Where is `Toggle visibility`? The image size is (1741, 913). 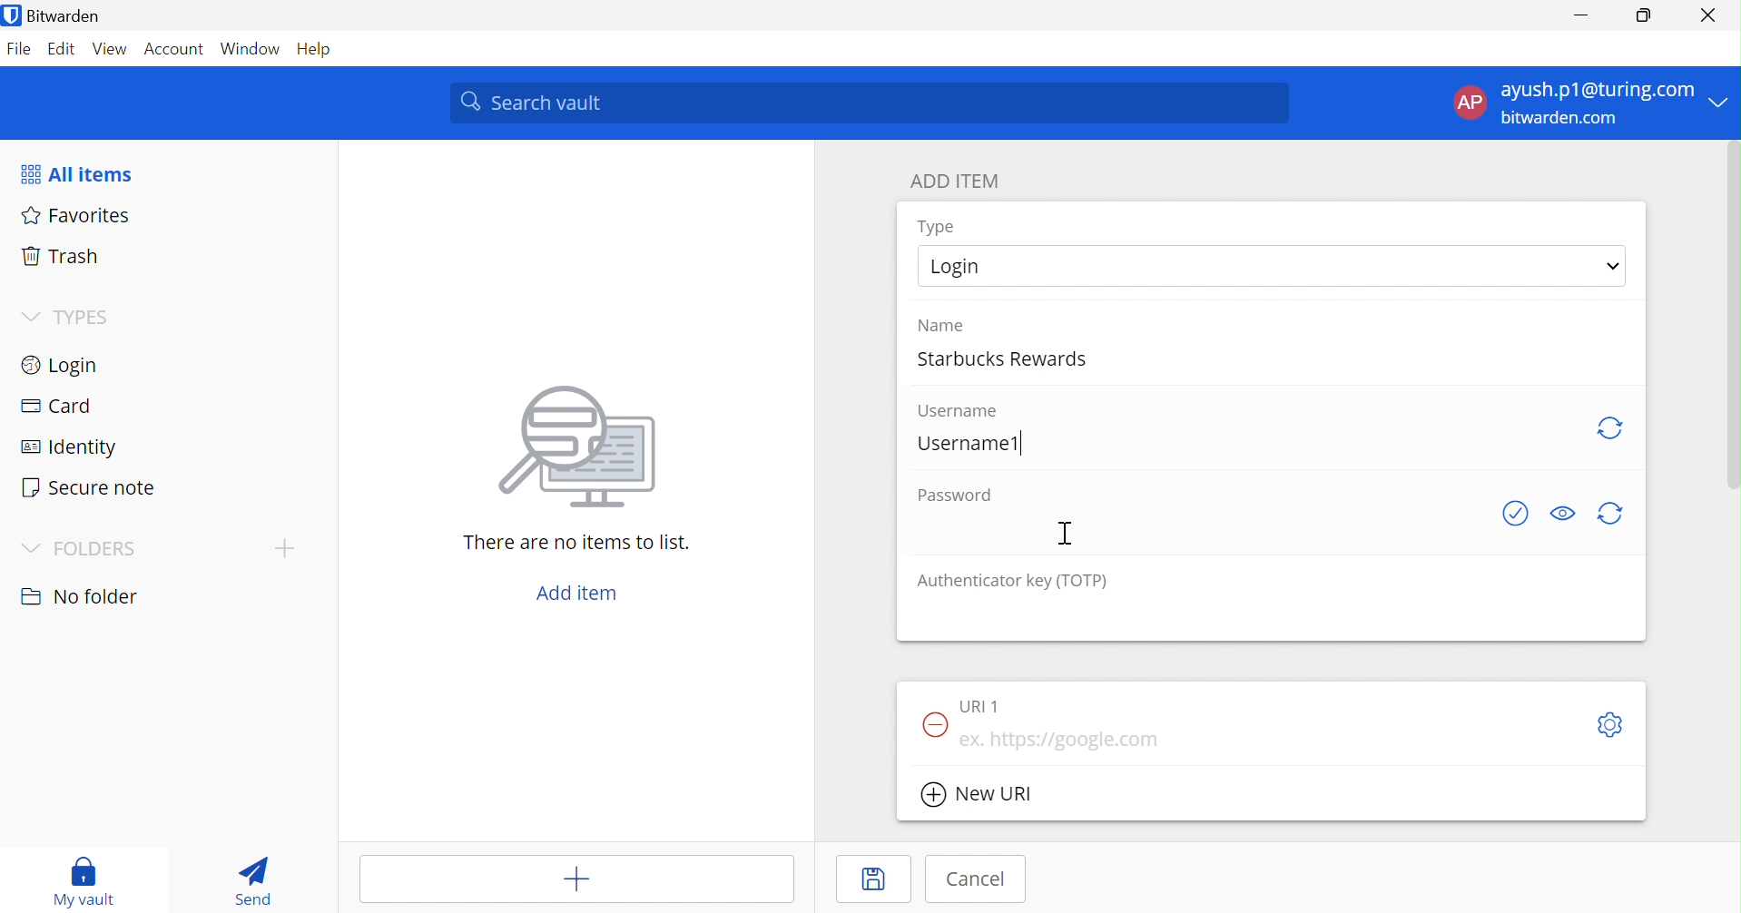
Toggle visibility is located at coordinates (1563, 513).